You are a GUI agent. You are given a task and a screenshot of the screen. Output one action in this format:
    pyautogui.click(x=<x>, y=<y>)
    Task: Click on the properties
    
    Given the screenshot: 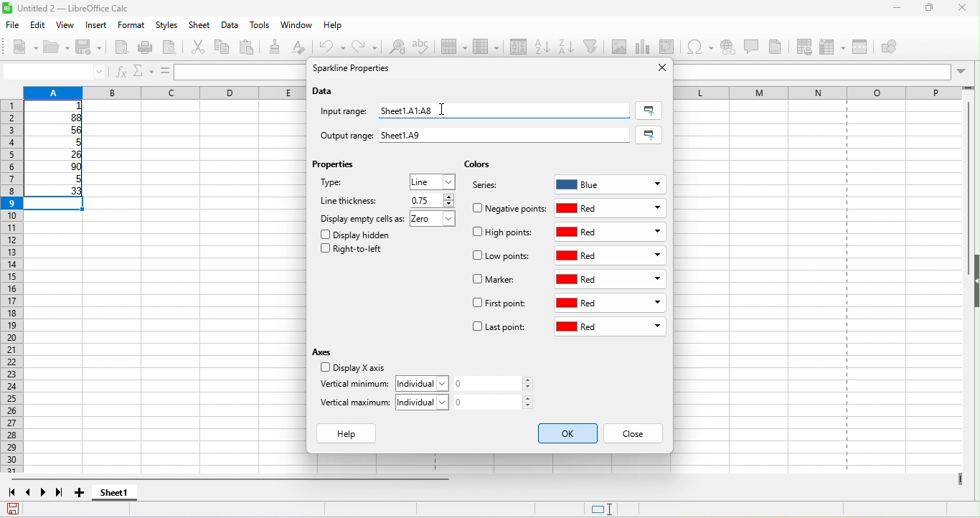 What is the action you would take?
    pyautogui.click(x=336, y=167)
    